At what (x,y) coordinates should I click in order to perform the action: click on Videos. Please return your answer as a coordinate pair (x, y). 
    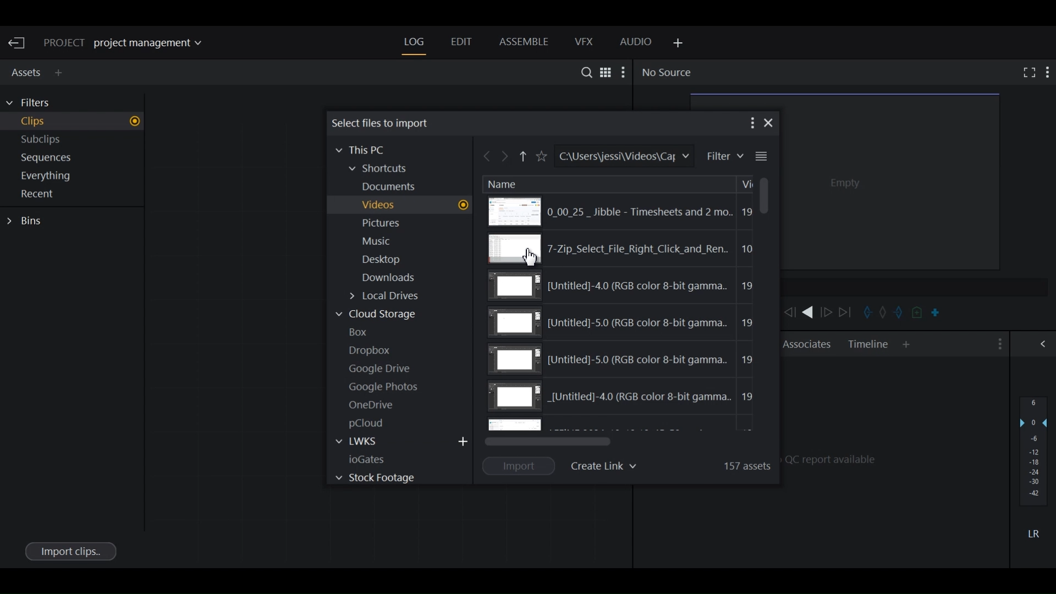
    Looking at the image, I should click on (413, 205).